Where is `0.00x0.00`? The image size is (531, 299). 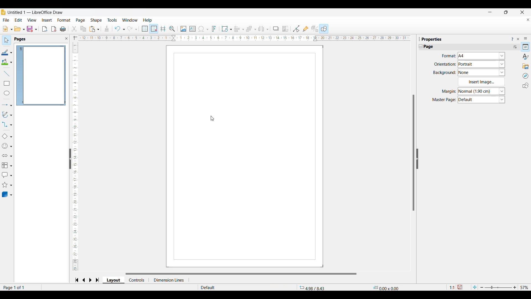
0.00x0.00 is located at coordinates (386, 287).